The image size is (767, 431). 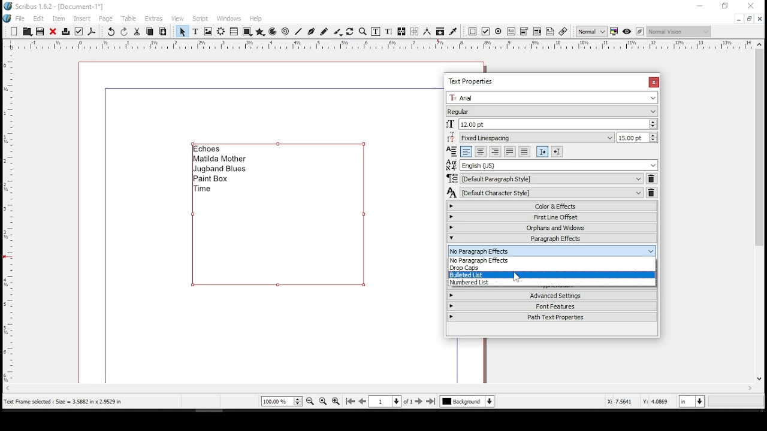 I want to click on close window, so click(x=653, y=82).